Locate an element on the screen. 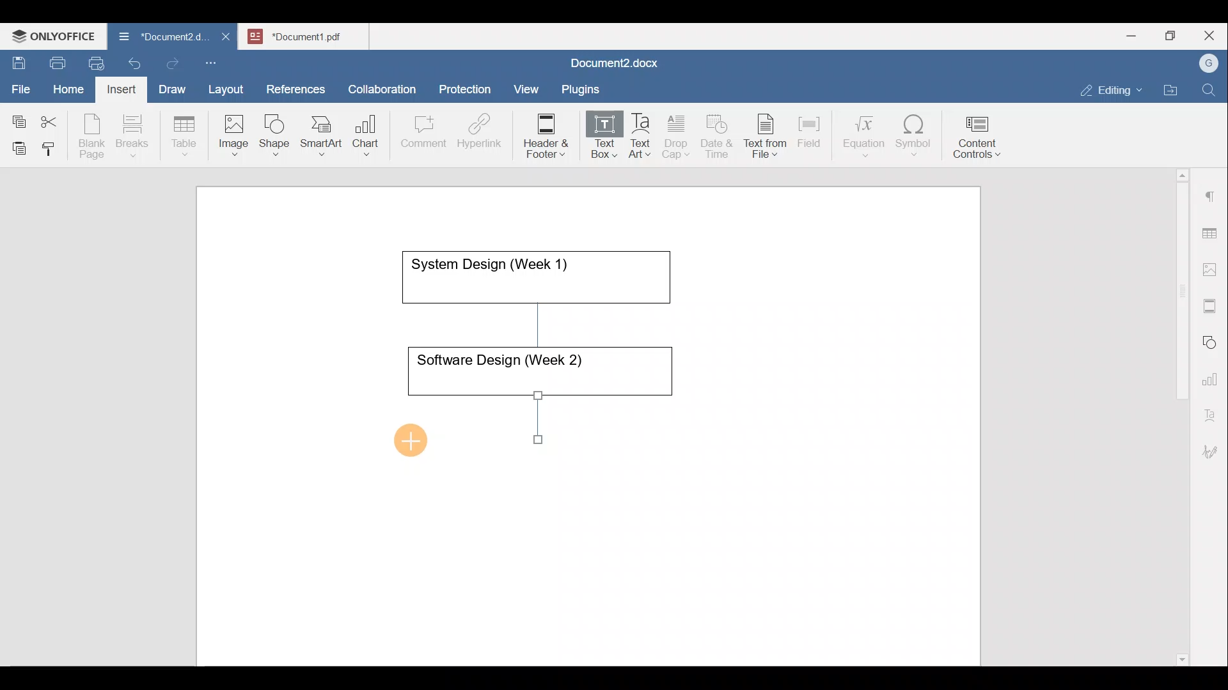  Collaboration is located at coordinates (380, 82).